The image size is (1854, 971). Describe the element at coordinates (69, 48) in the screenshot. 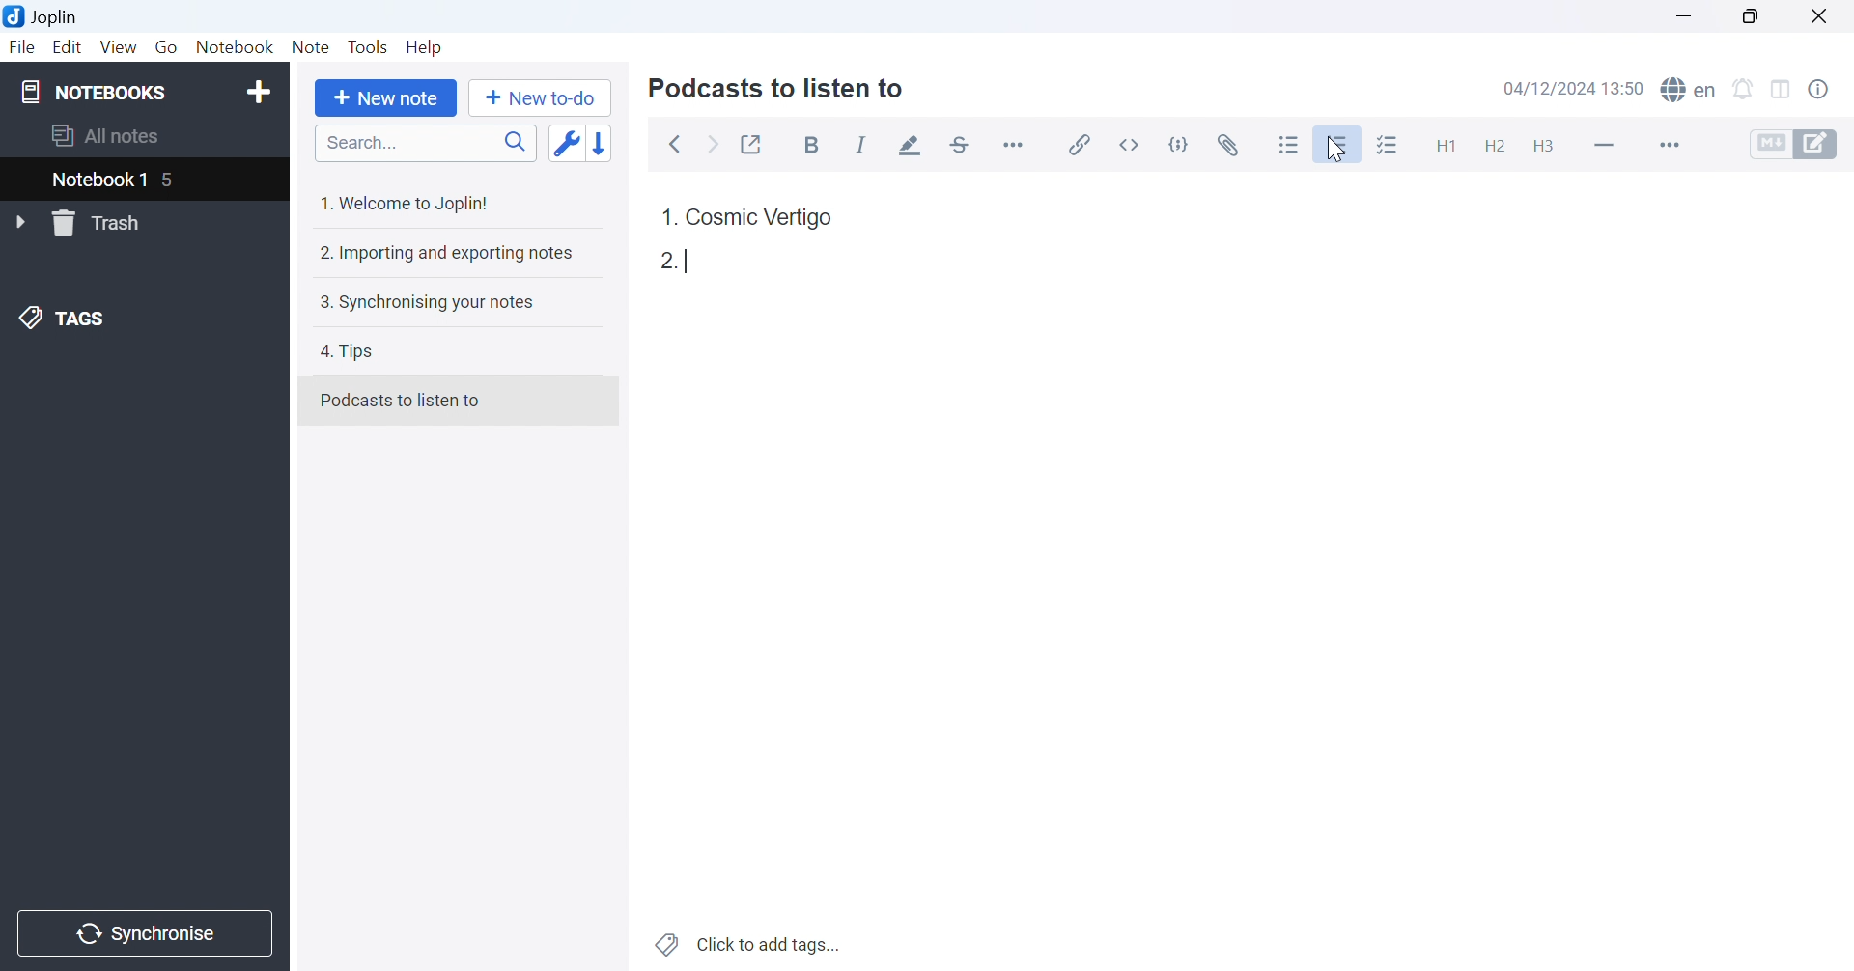

I see `Edit` at that location.